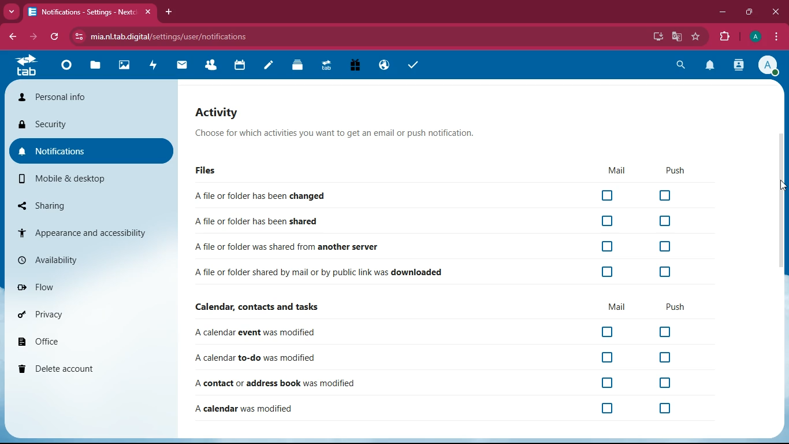 Image resolution: width=789 pixels, height=444 pixels. I want to click on Free Trial, so click(354, 66).